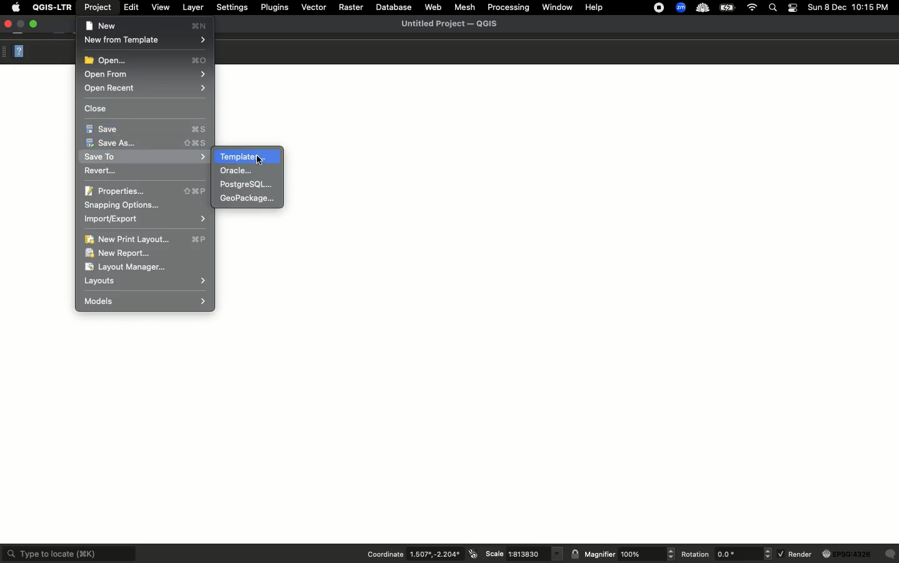 This screenshot has width=899, height=563. What do you see at coordinates (473, 554) in the screenshot?
I see `icon` at bounding box center [473, 554].